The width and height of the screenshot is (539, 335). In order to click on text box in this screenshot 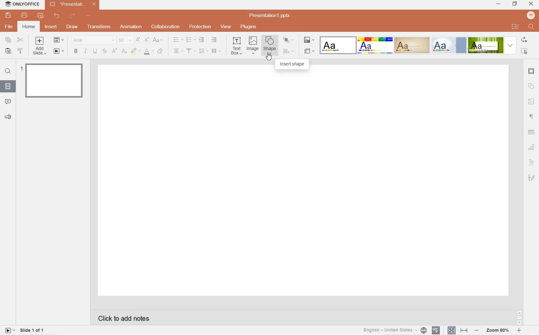, I will do `click(237, 46)`.